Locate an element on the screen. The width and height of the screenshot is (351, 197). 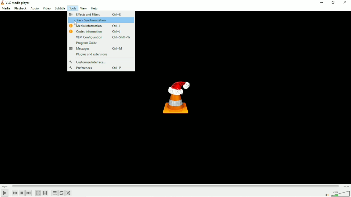
VLM Configuration is located at coordinates (103, 38).